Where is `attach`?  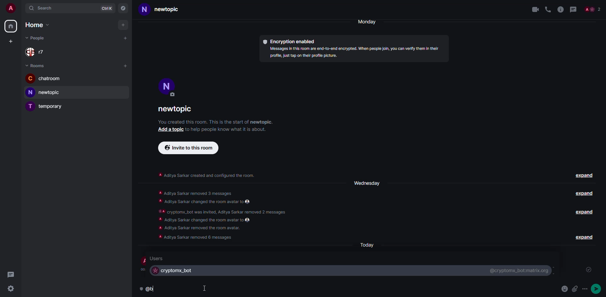 attach is located at coordinates (576, 289).